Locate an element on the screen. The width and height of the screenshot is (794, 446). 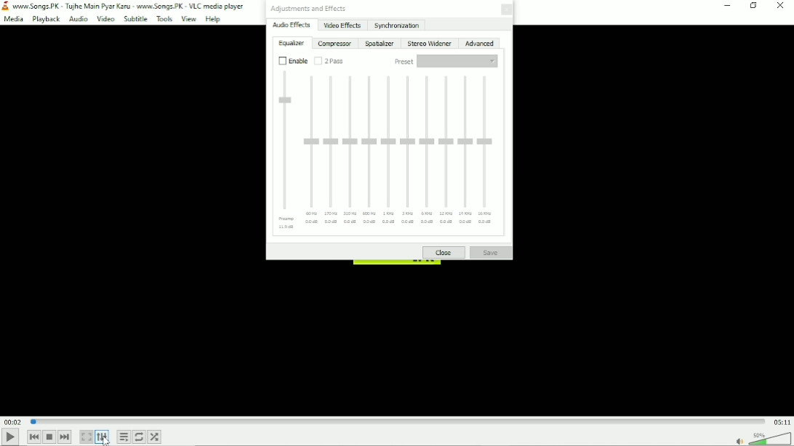
Synchronization is located at coordinates (395, 24).